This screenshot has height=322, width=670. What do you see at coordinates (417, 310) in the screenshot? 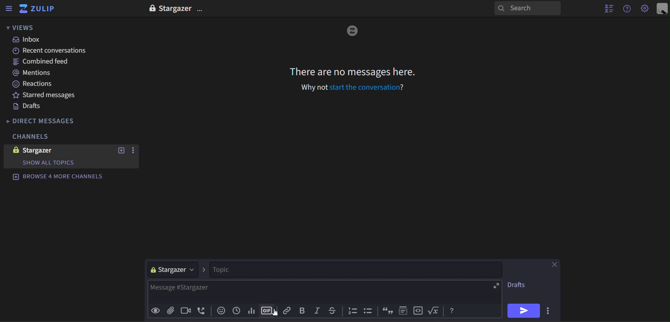
I see `code` at bounding box center [417, 310].